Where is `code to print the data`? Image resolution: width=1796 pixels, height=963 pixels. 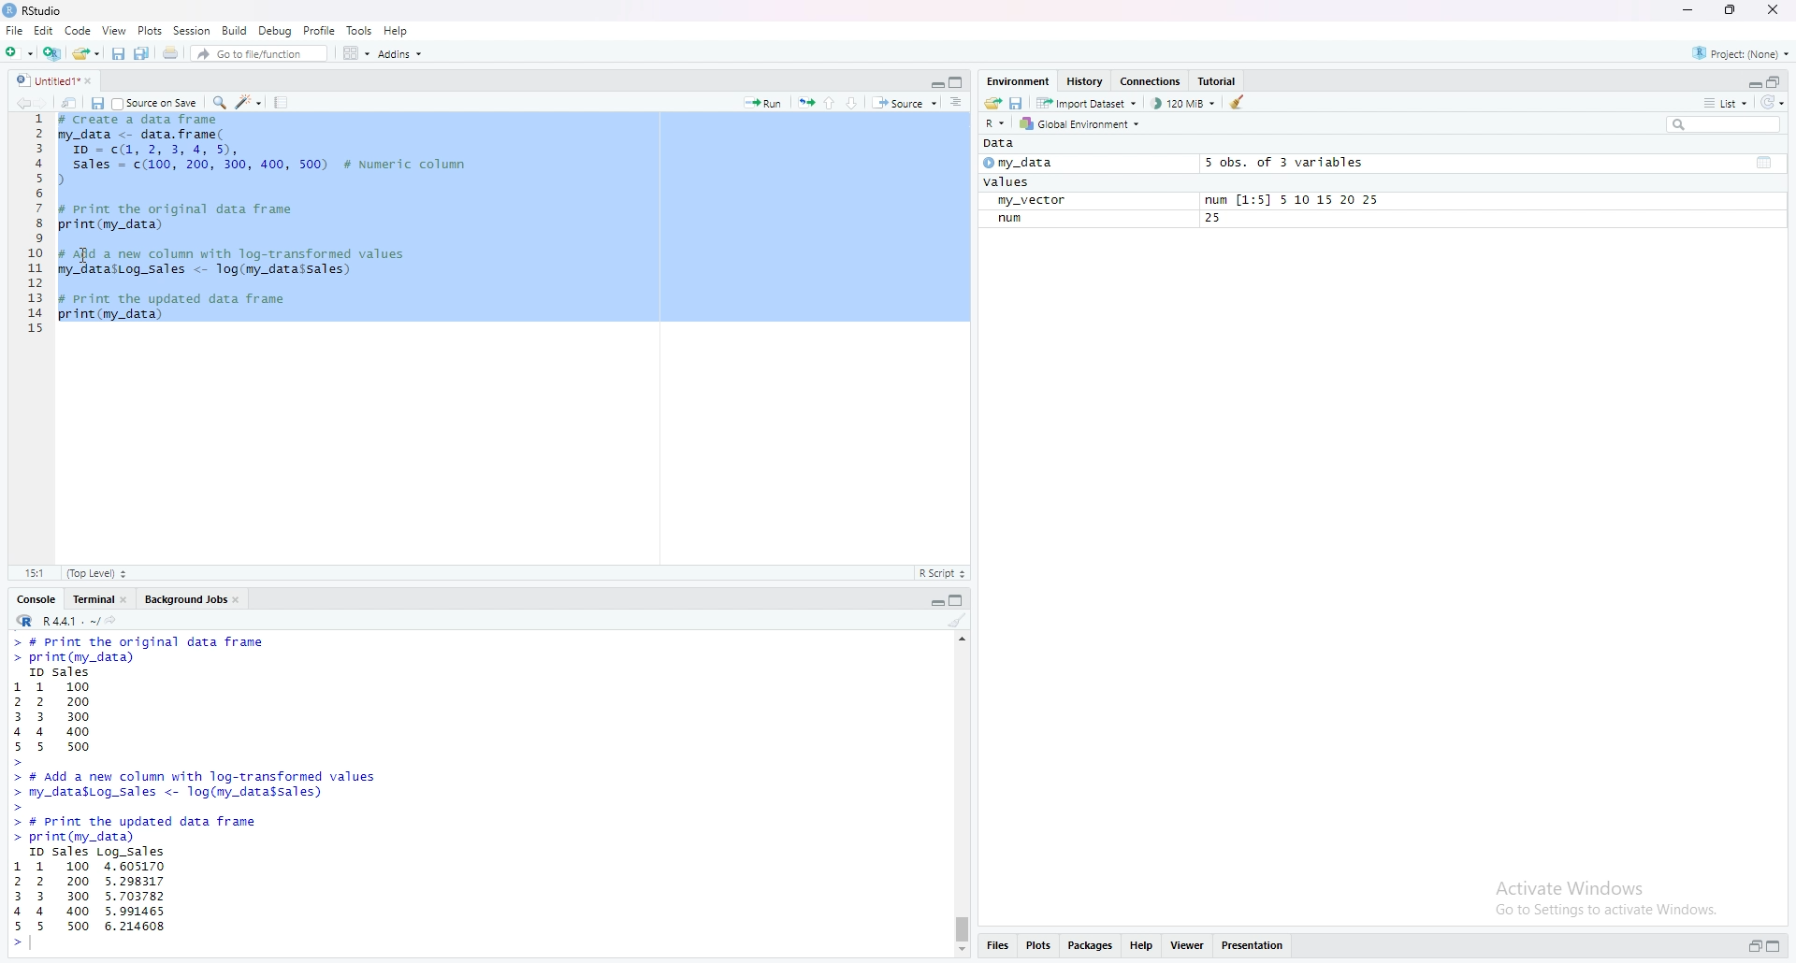 code to print the data is located at coordinates (176, 307).